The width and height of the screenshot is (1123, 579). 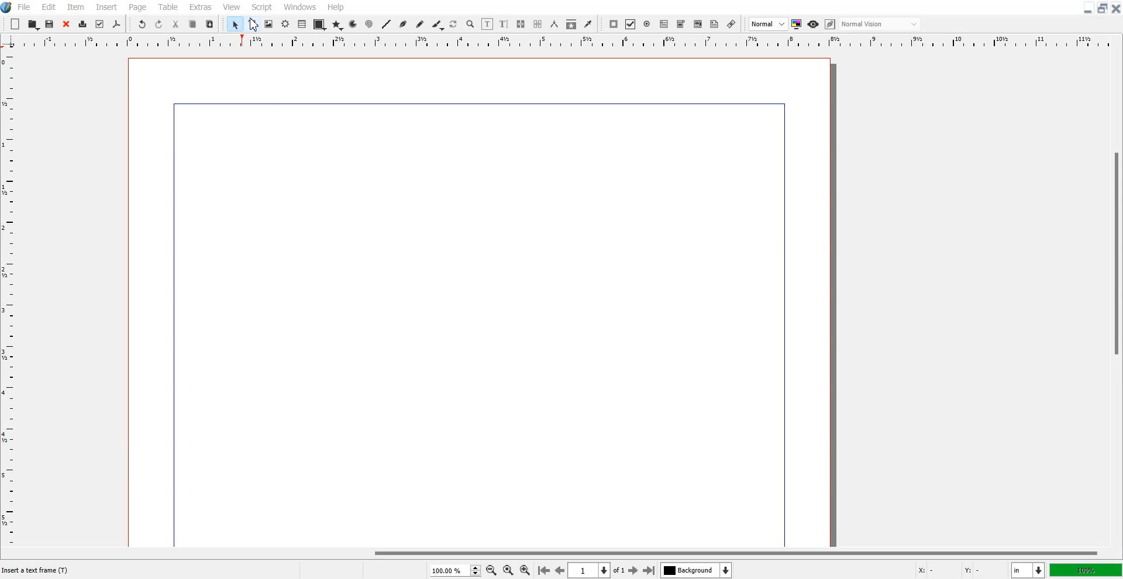 I want to click on Redo, so click(x=159, y=25).